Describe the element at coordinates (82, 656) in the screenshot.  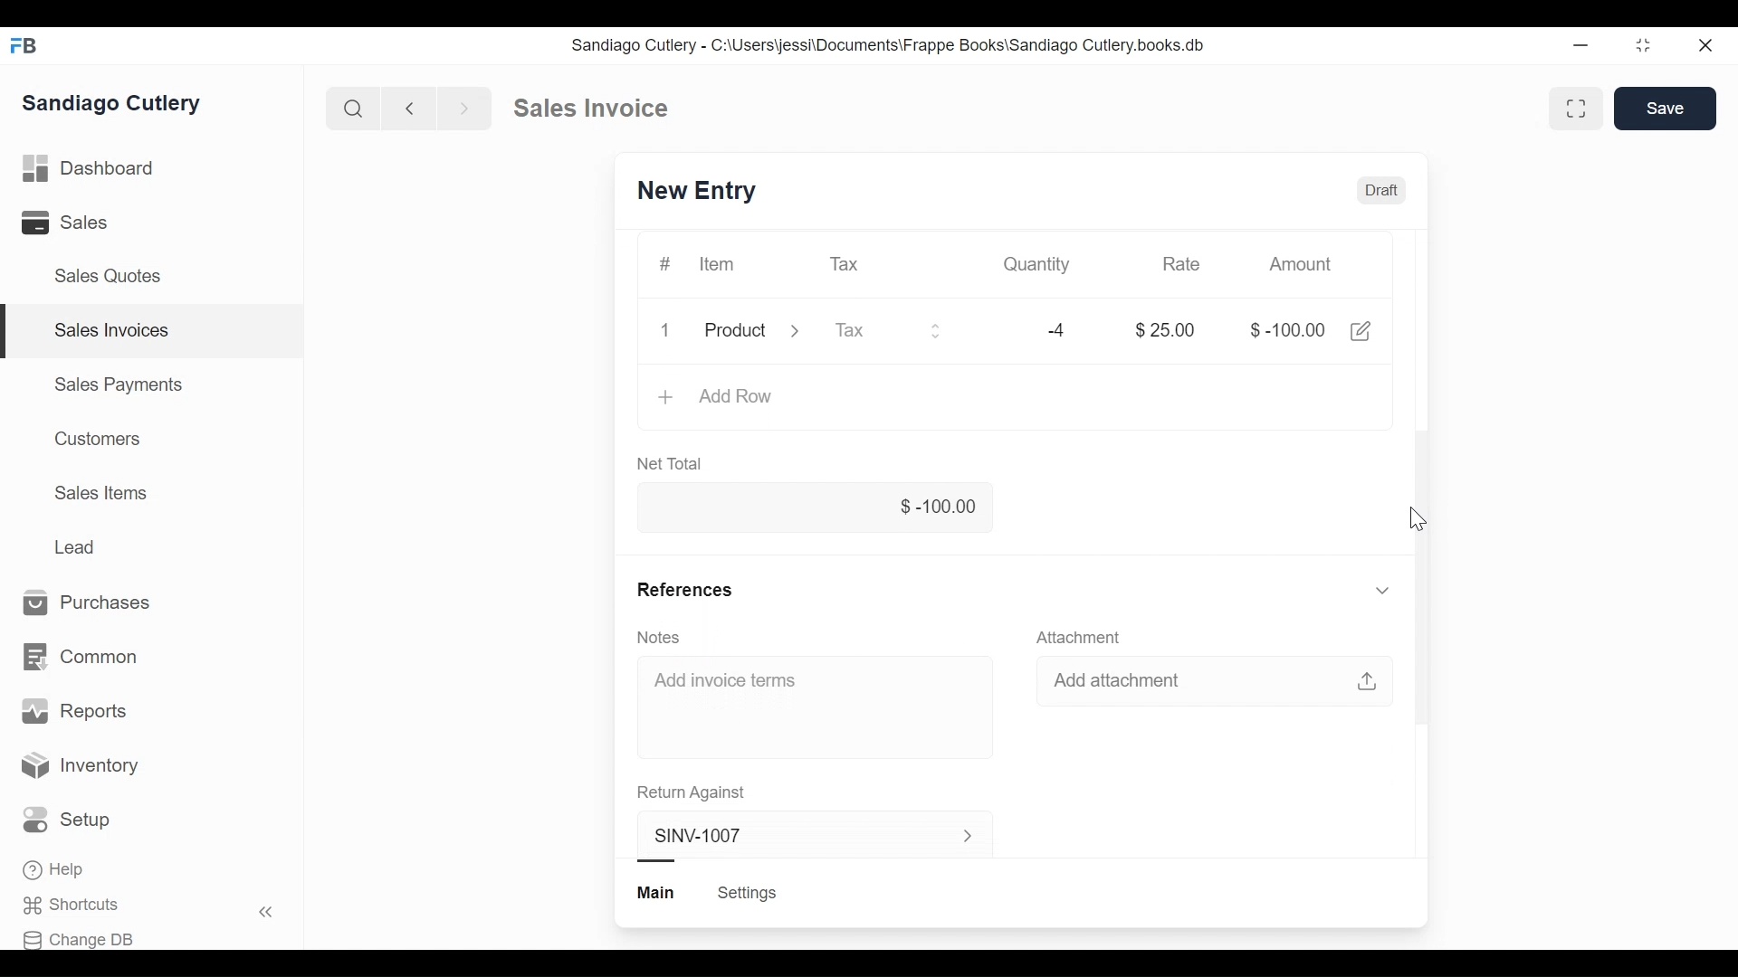
I see ` Common` at that location.